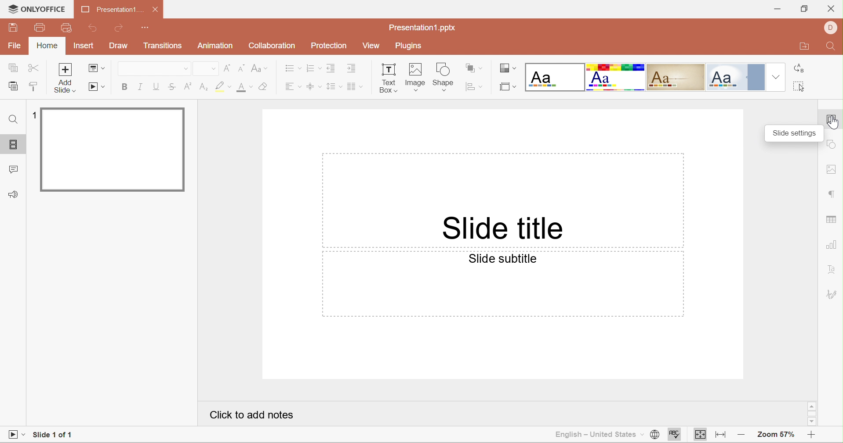  I want to click on Zoom in, so click(810, 436).